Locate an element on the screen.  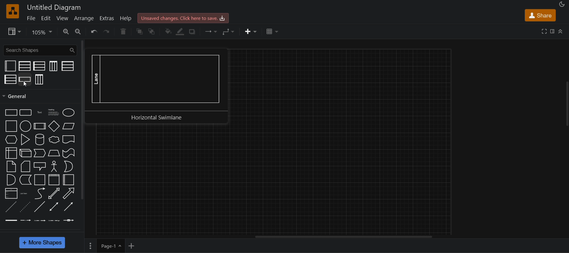
vertical container is located at coordinates (54, 180).